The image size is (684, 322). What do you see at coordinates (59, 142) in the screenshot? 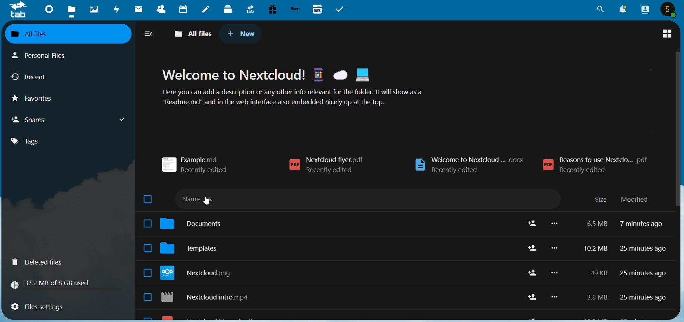
I see `Tags` at bounding box center [59, 142].